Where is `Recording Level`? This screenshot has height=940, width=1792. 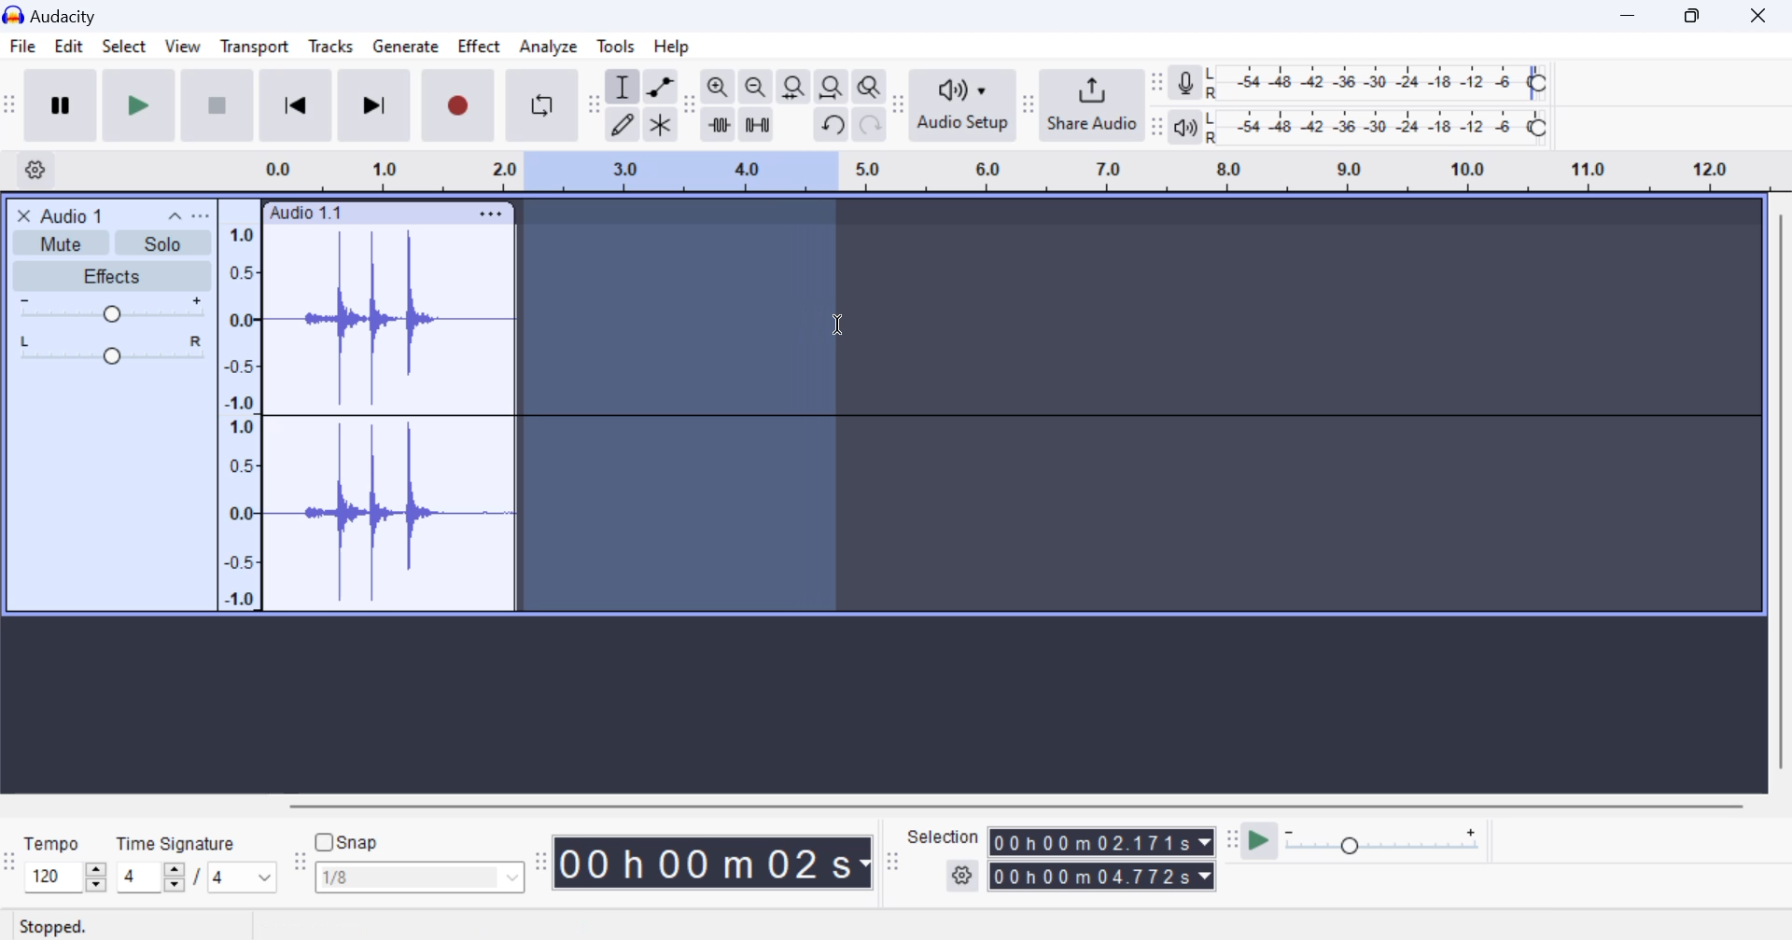
Recording Level is located at coordinates (1377, 83).